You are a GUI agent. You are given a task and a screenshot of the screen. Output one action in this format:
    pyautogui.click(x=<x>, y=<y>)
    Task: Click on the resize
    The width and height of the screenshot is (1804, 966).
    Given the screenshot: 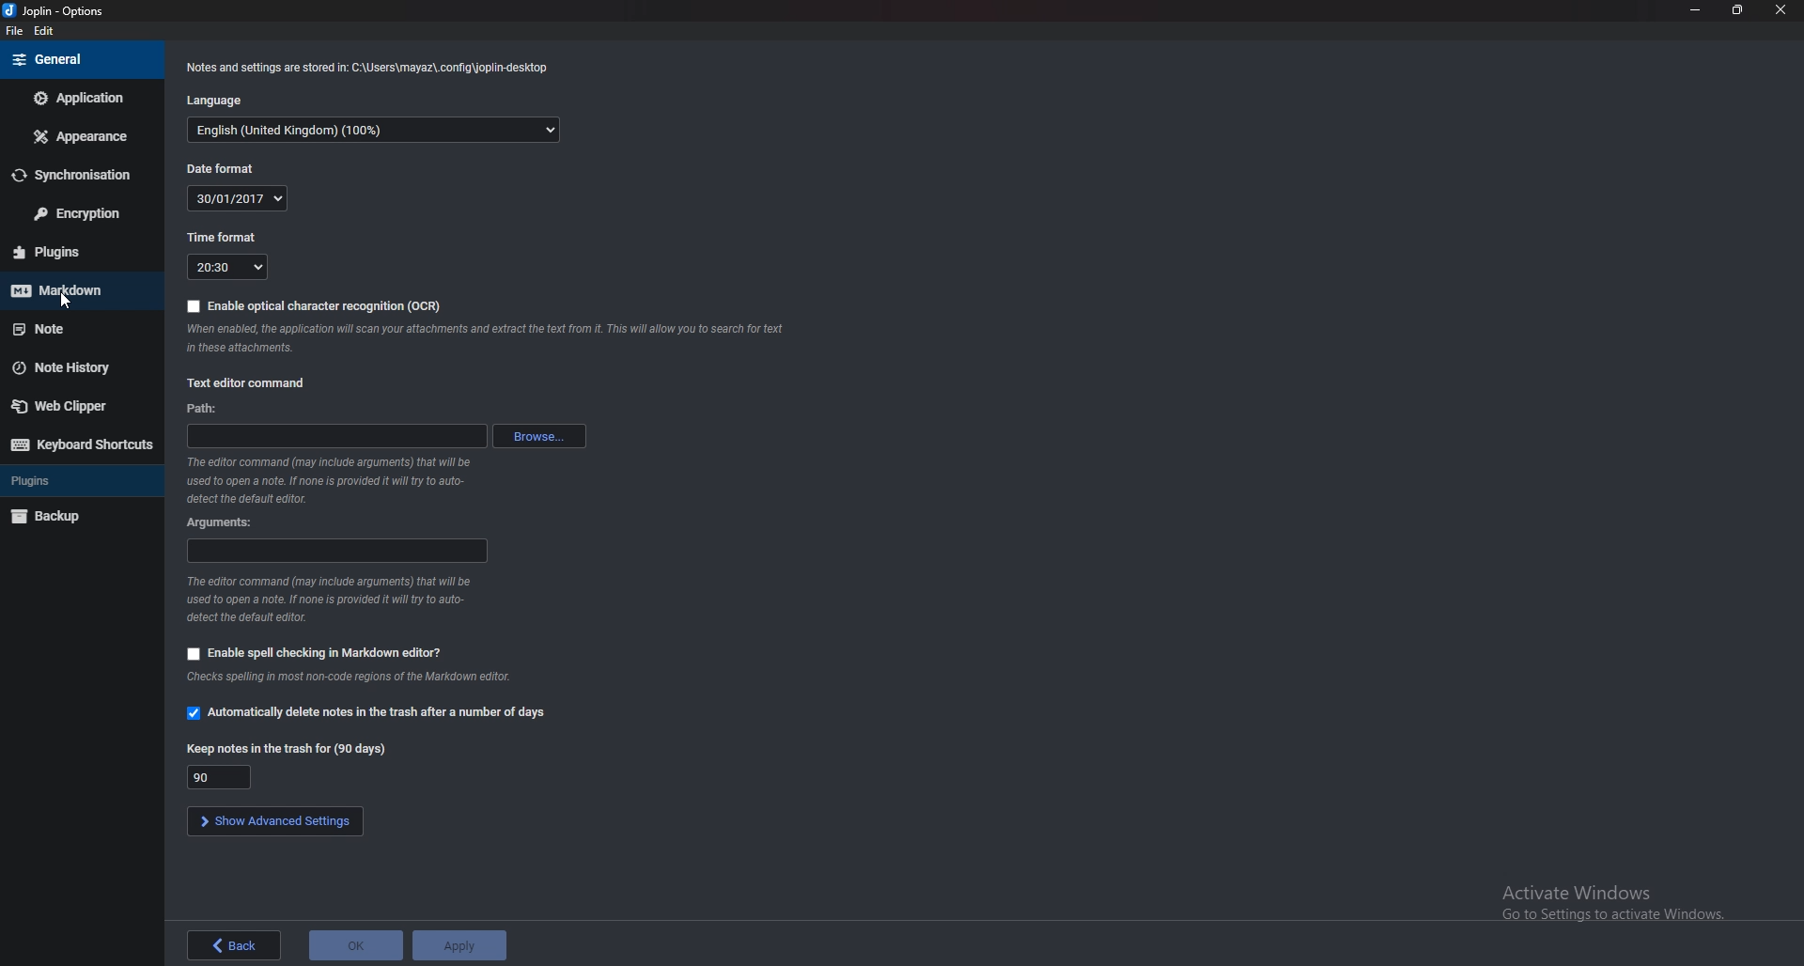 What is the action you would take?
    pyautogui.click(x=1738, y=9)
    